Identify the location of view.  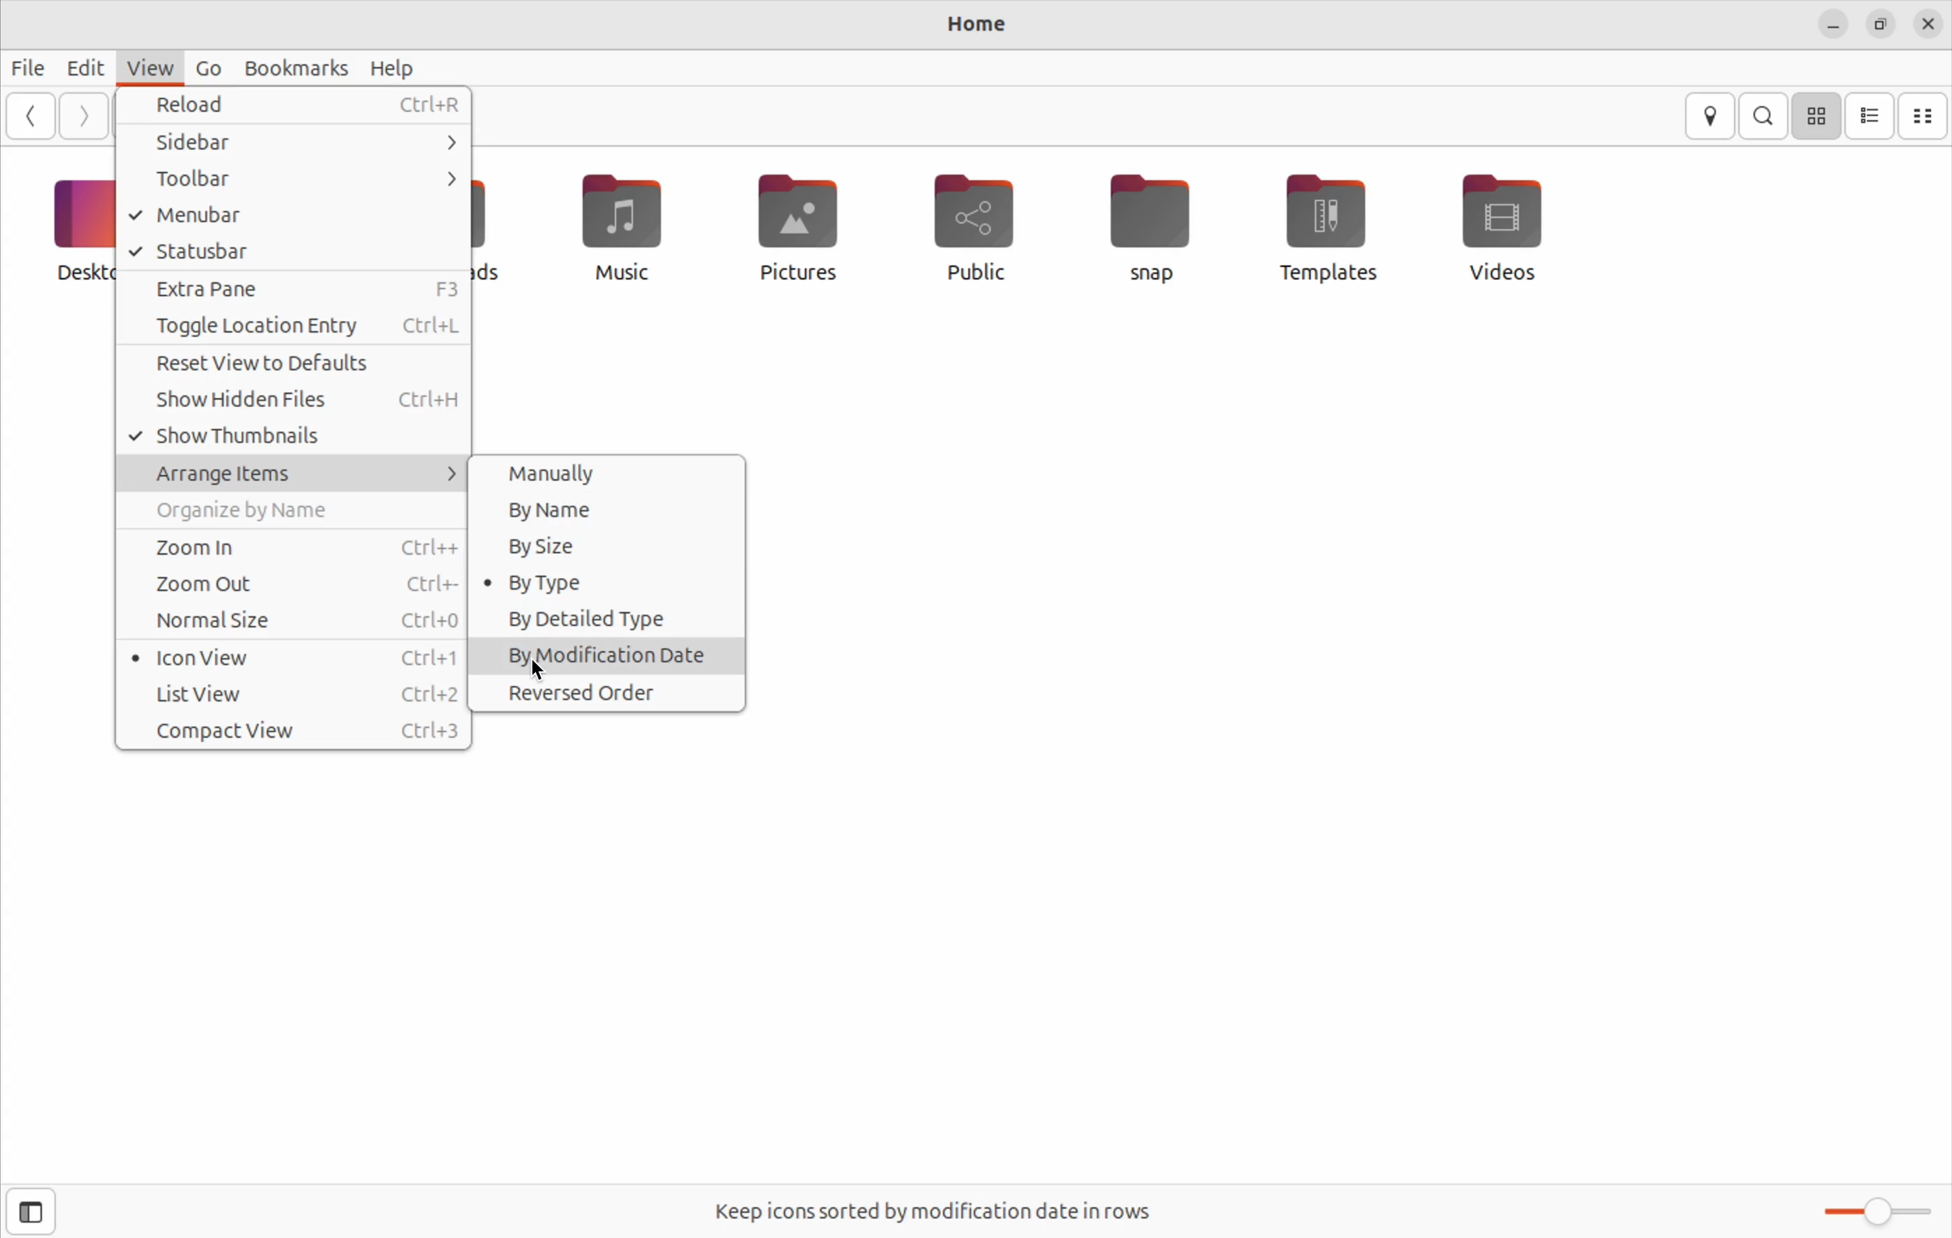
(148, 65).